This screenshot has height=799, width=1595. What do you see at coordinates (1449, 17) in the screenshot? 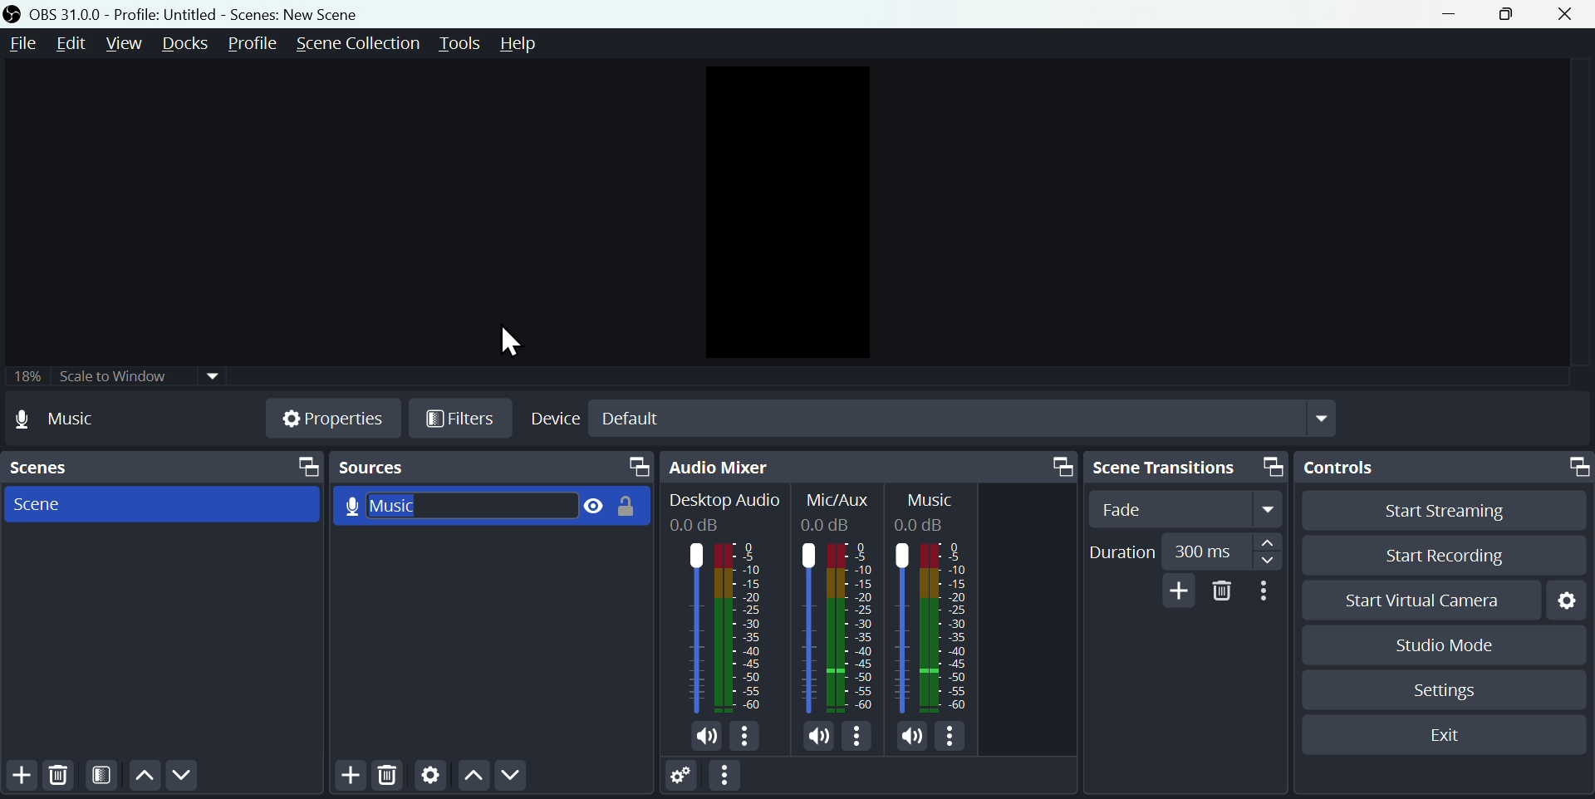
I see `minimise` at bounding box center [1449, 17].